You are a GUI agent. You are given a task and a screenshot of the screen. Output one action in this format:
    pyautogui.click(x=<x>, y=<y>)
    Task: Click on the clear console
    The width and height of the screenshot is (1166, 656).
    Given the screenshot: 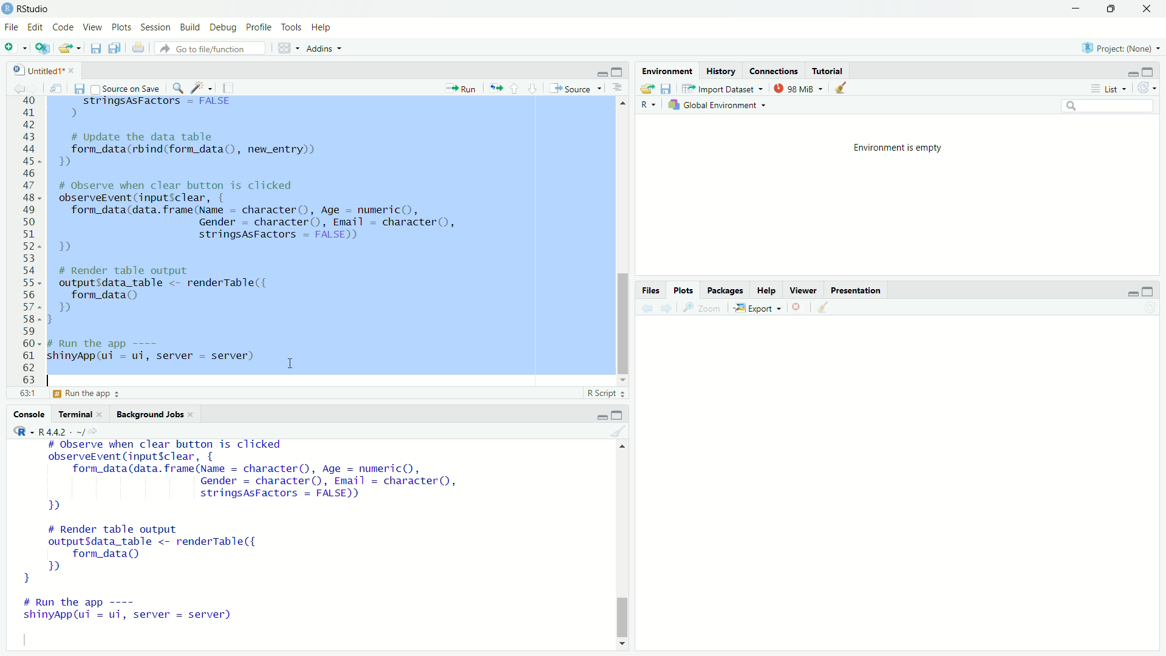 What is the action you would take?
    pyautogui.click(x=621, y=431)
    